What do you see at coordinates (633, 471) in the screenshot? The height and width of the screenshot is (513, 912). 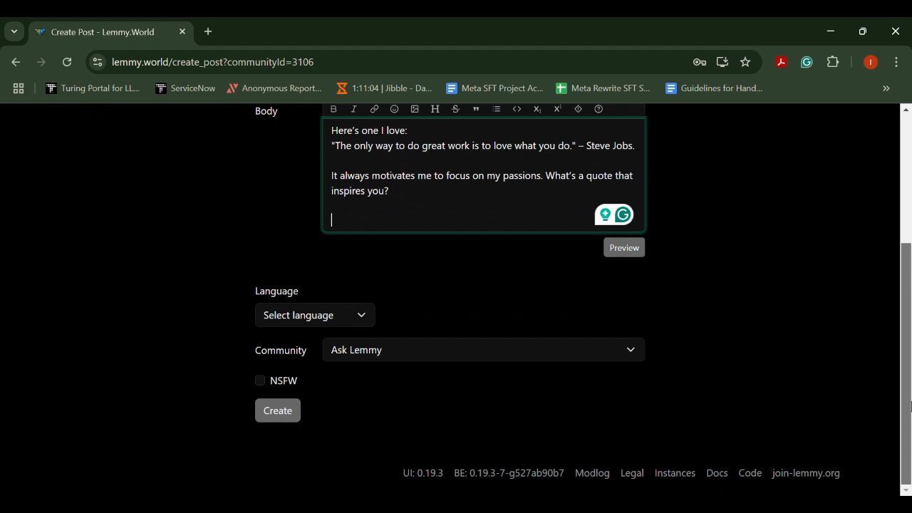 I see `Legal` at bounding box center [633, 471].